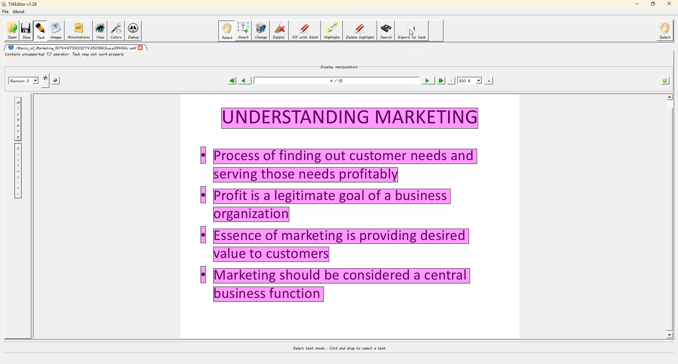 The image size is (678, 364). What do you see at coordinates (411, 33) in the screenshot?
I see `cursor` at bounding box center [411, 33].